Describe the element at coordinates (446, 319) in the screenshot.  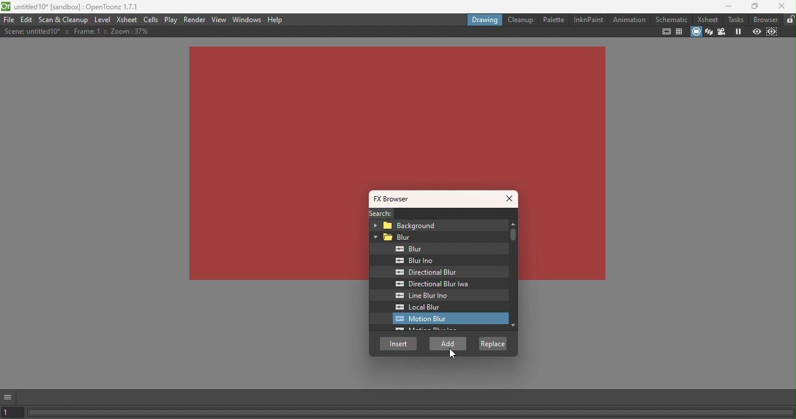
I see `selected Motion blur` at that location.